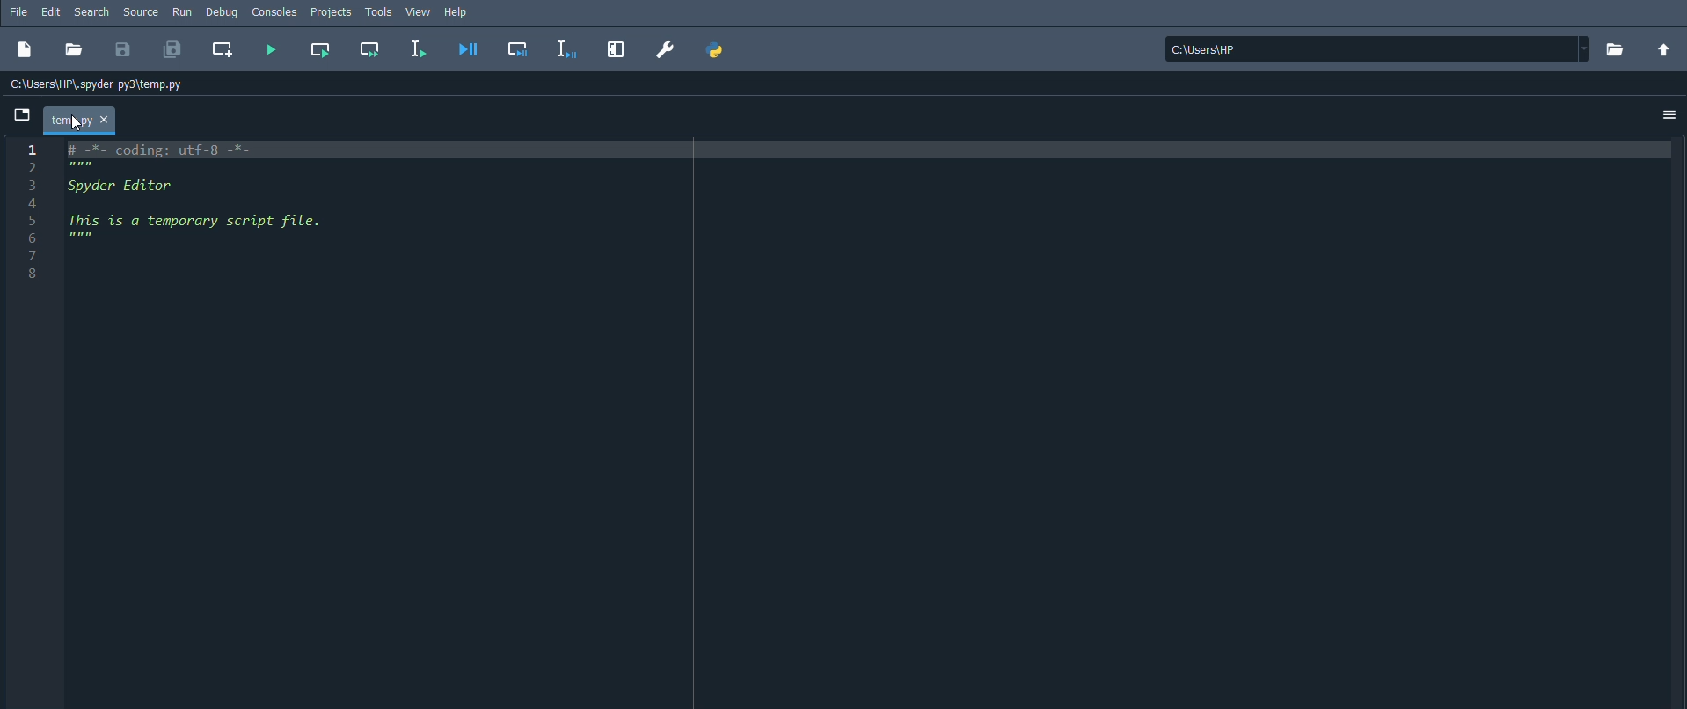 The image size is (1687, 709). I want to click on C:\Users\HP\.spyder-py3\temp.py, so click(103, 85).